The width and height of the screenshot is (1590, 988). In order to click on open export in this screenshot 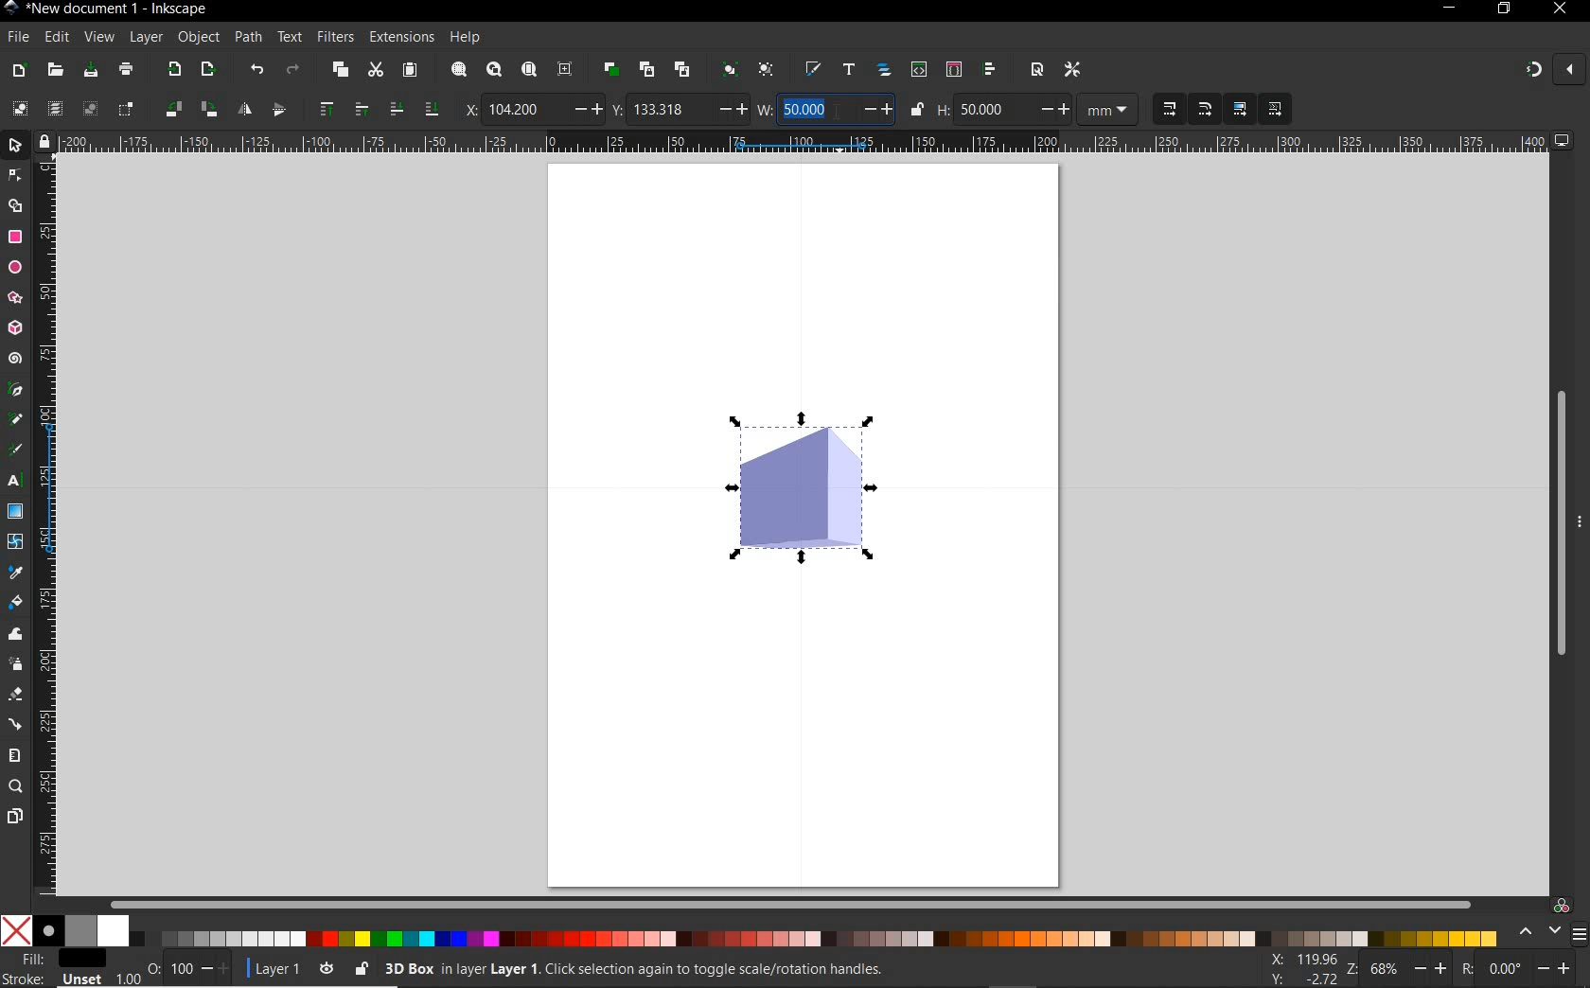, I will do `click(207, 68)`.